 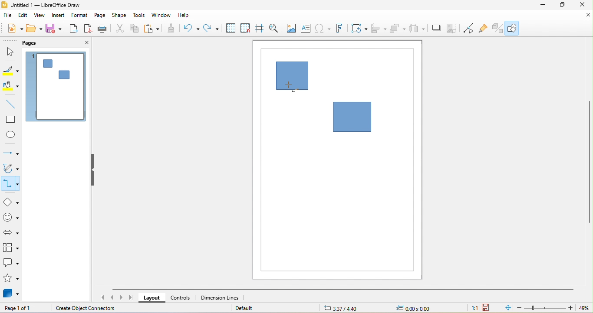 What do you see at coordinates (89, 29) in the screenshot?
I see `export directly as pdf` at bounding box center [89, 29].